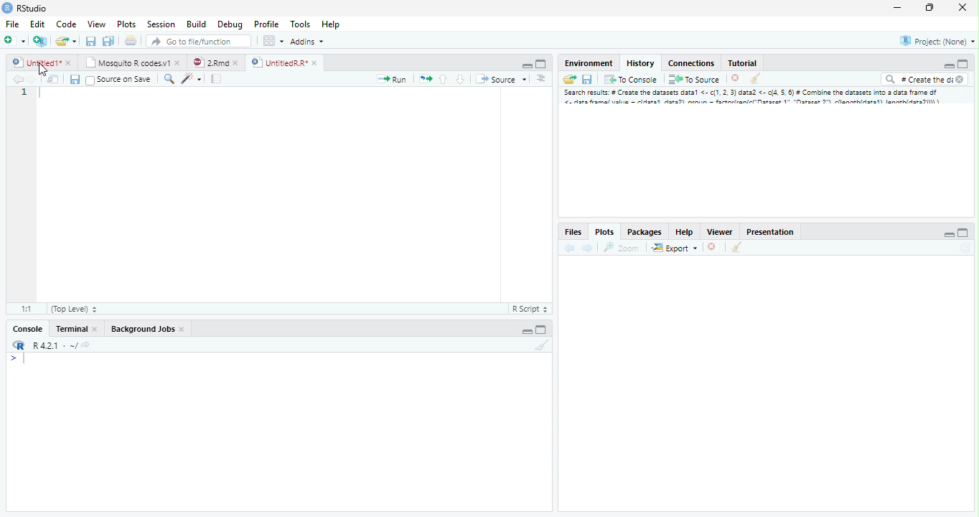 Image resolution: width=979 pixels, height=517 pixels. Describe the element at coordinates (590, 78) in the screenshot. I see `Save` at that location.